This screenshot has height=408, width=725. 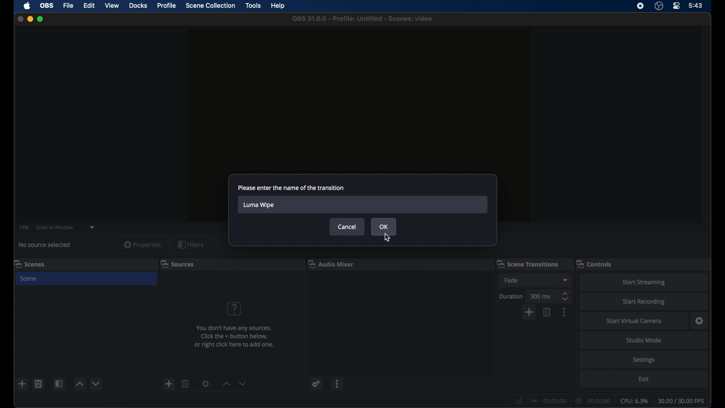 I want to click on scene transitions, so click(x=528, y=264).